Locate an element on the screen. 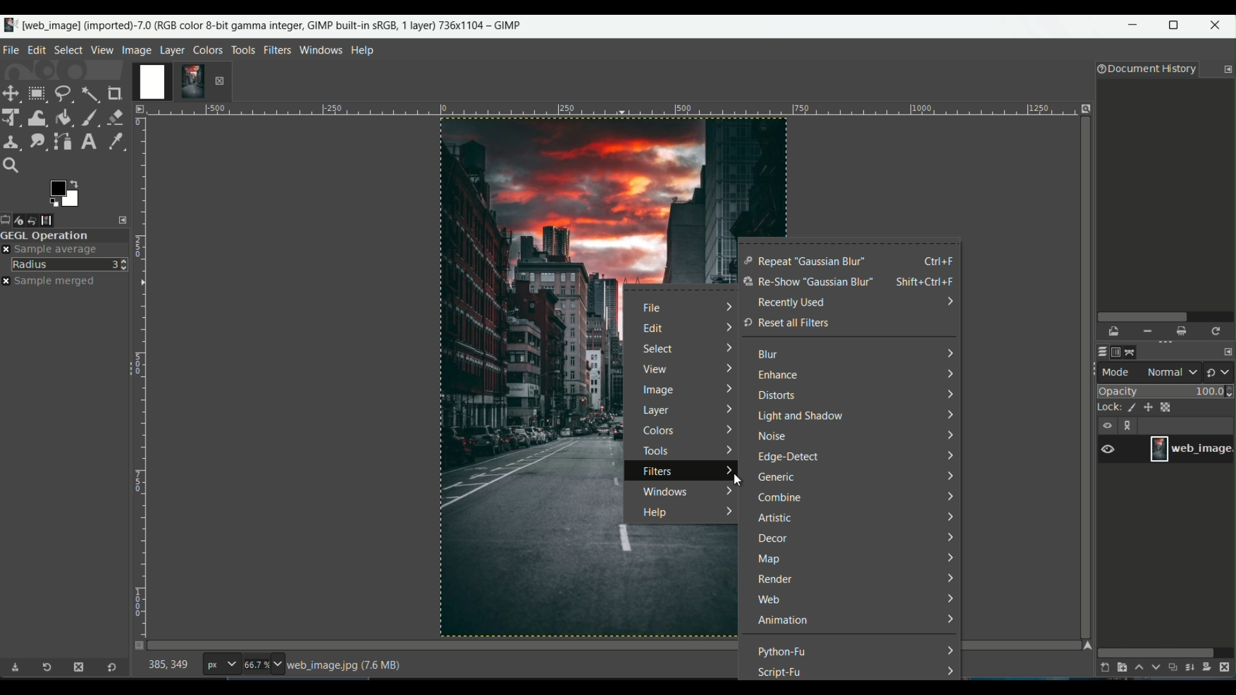 This screenshot has height=695, width=1236. zoom tool is located at coordinates (14, 166).